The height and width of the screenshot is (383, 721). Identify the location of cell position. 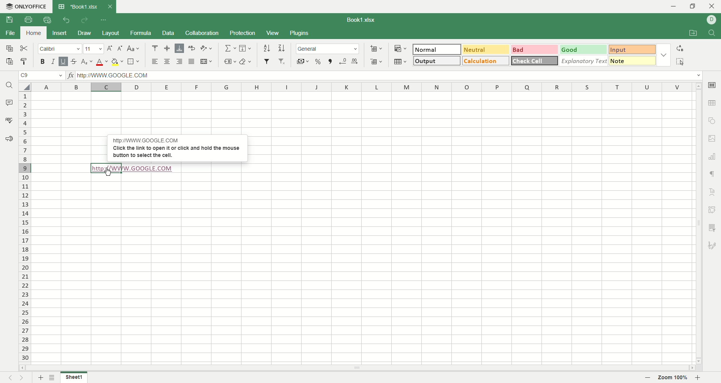
(43, 76).